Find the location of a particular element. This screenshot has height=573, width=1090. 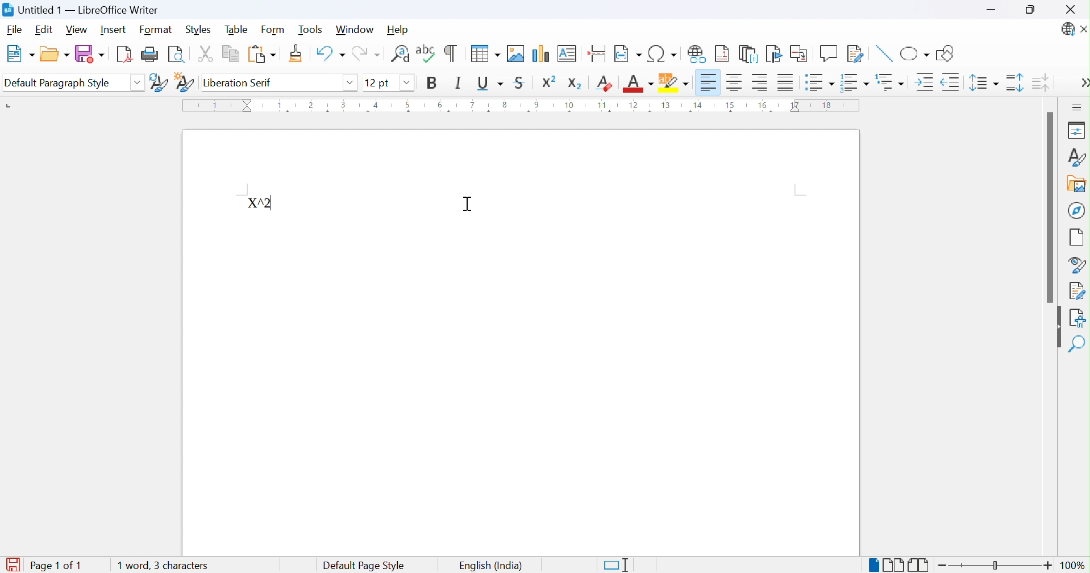

Sidebar settings is located at coordinates (1077, 109).